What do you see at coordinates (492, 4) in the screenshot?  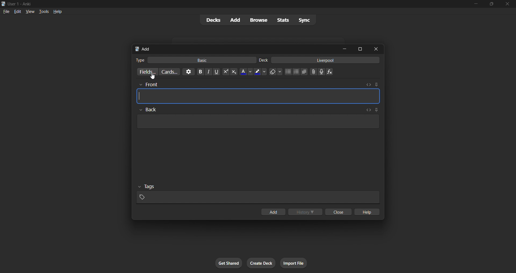 I see `maximize/restore` at bounding box center [492, 4].